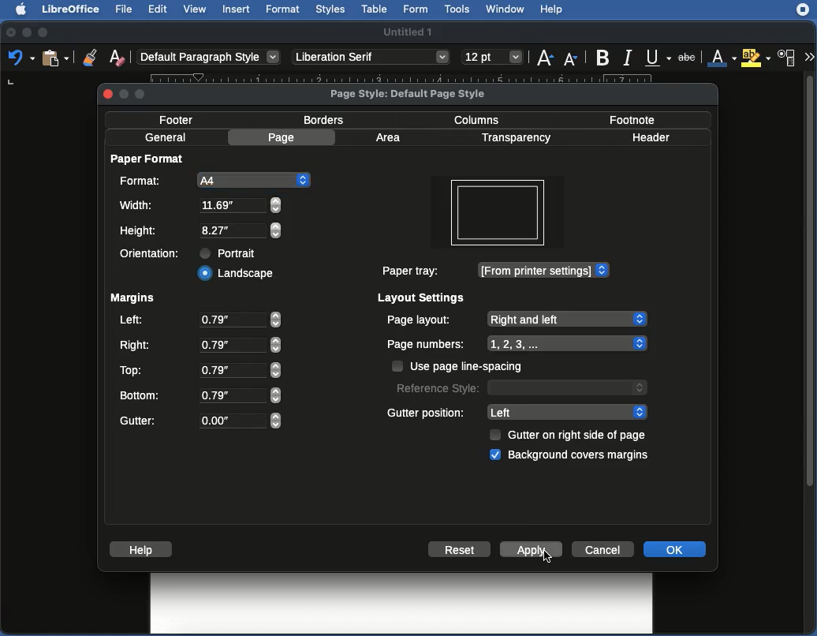 This screenshot has height=636, width=817. I want to click on Clicked, so click(237, 274).